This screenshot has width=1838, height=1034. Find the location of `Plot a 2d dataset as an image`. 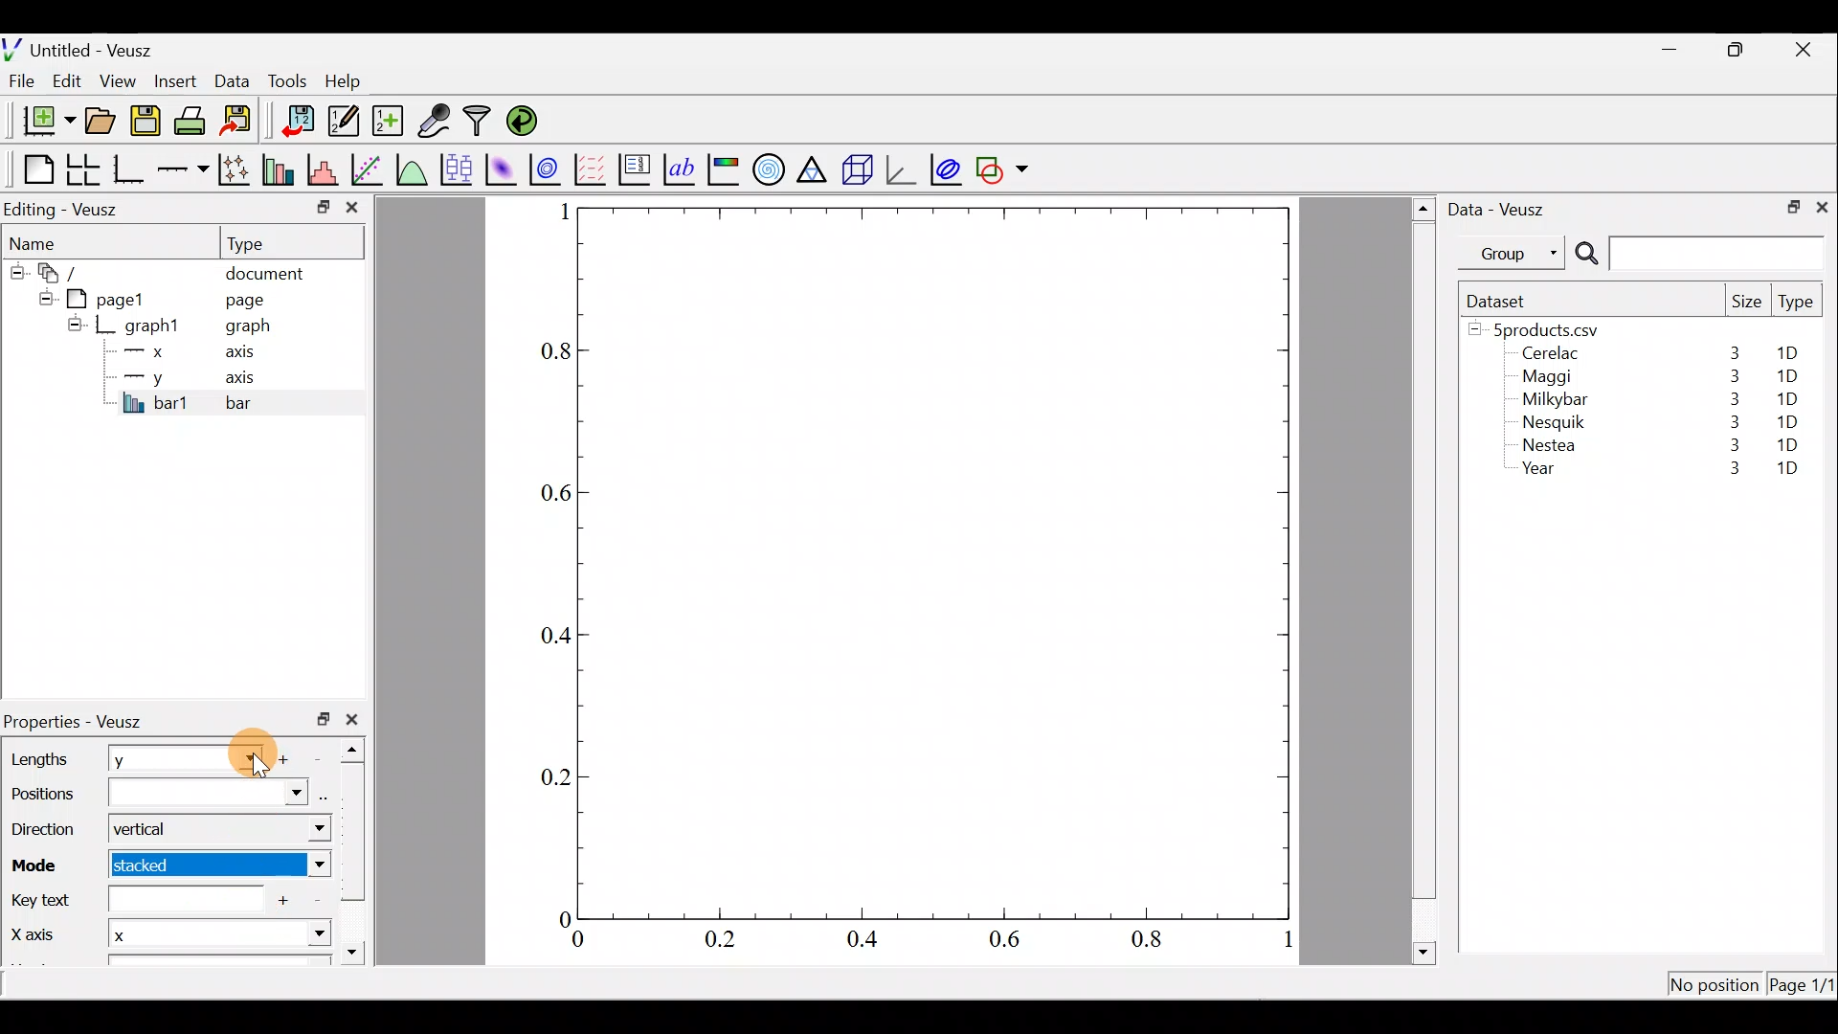

Plot a 2d dataset as an image is located at coordinates (504, 167).